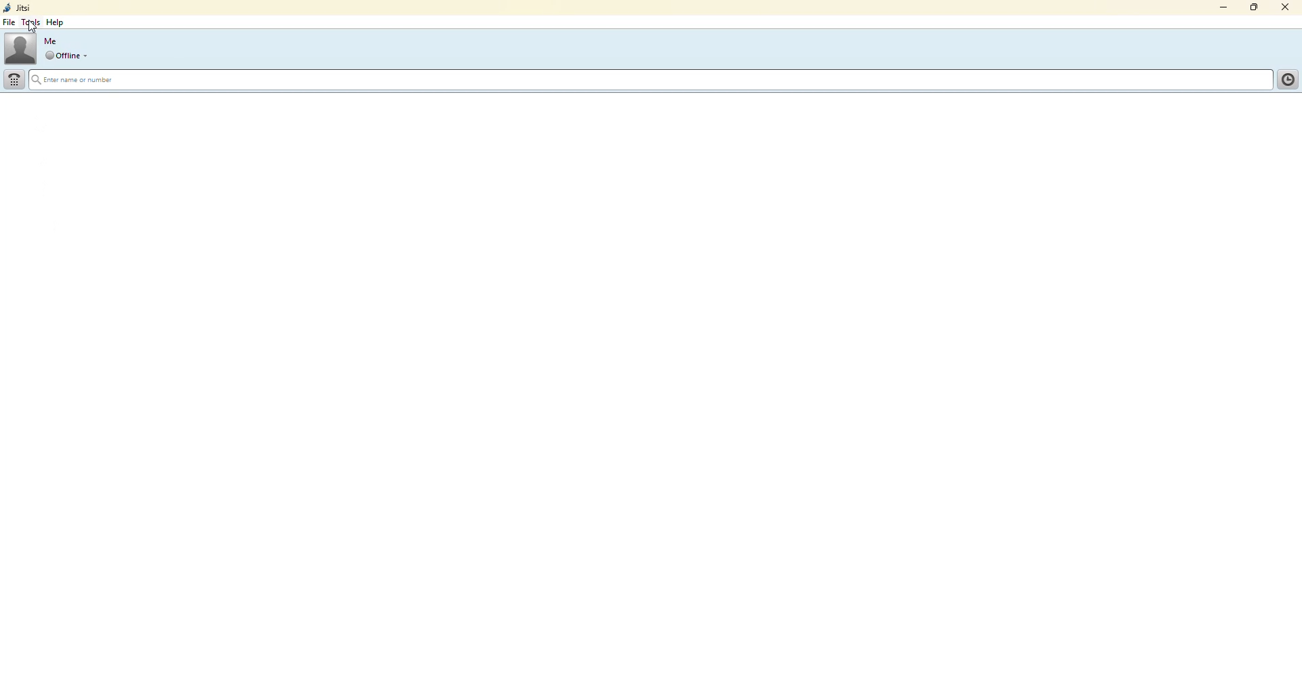  Describe the element at coordinates (61, 55) in the screenshot. I see `drop down` at that location.